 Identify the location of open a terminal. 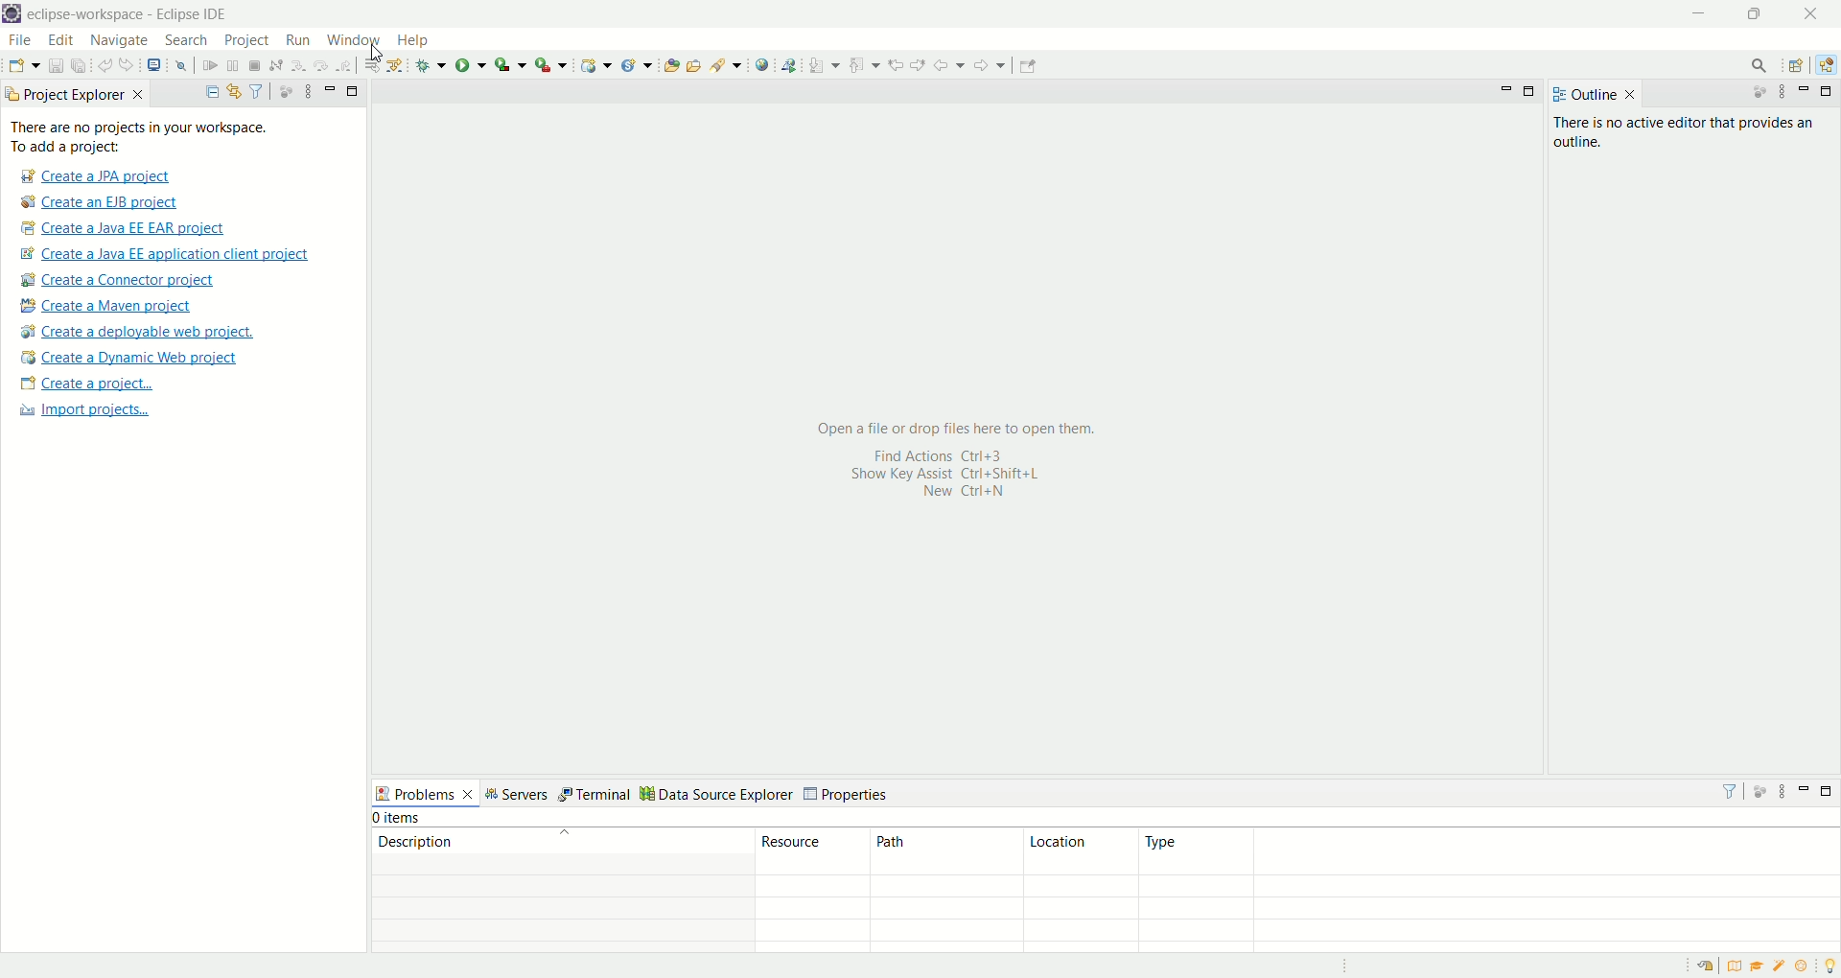
(153, 65).